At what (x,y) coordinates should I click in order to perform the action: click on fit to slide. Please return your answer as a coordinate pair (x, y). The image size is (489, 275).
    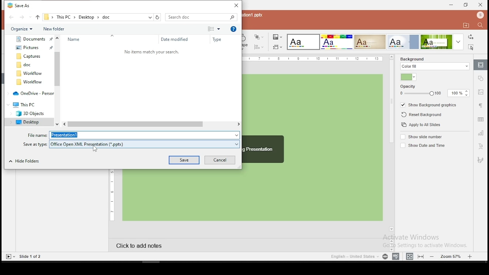
    Looking at the image, I should click on (410, 256).